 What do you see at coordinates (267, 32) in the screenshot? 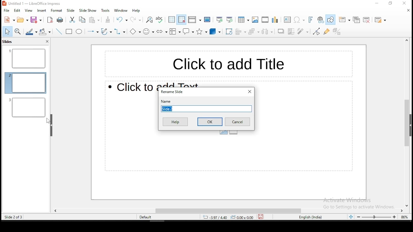
I see `distribute` at bounding box center [267, 32].